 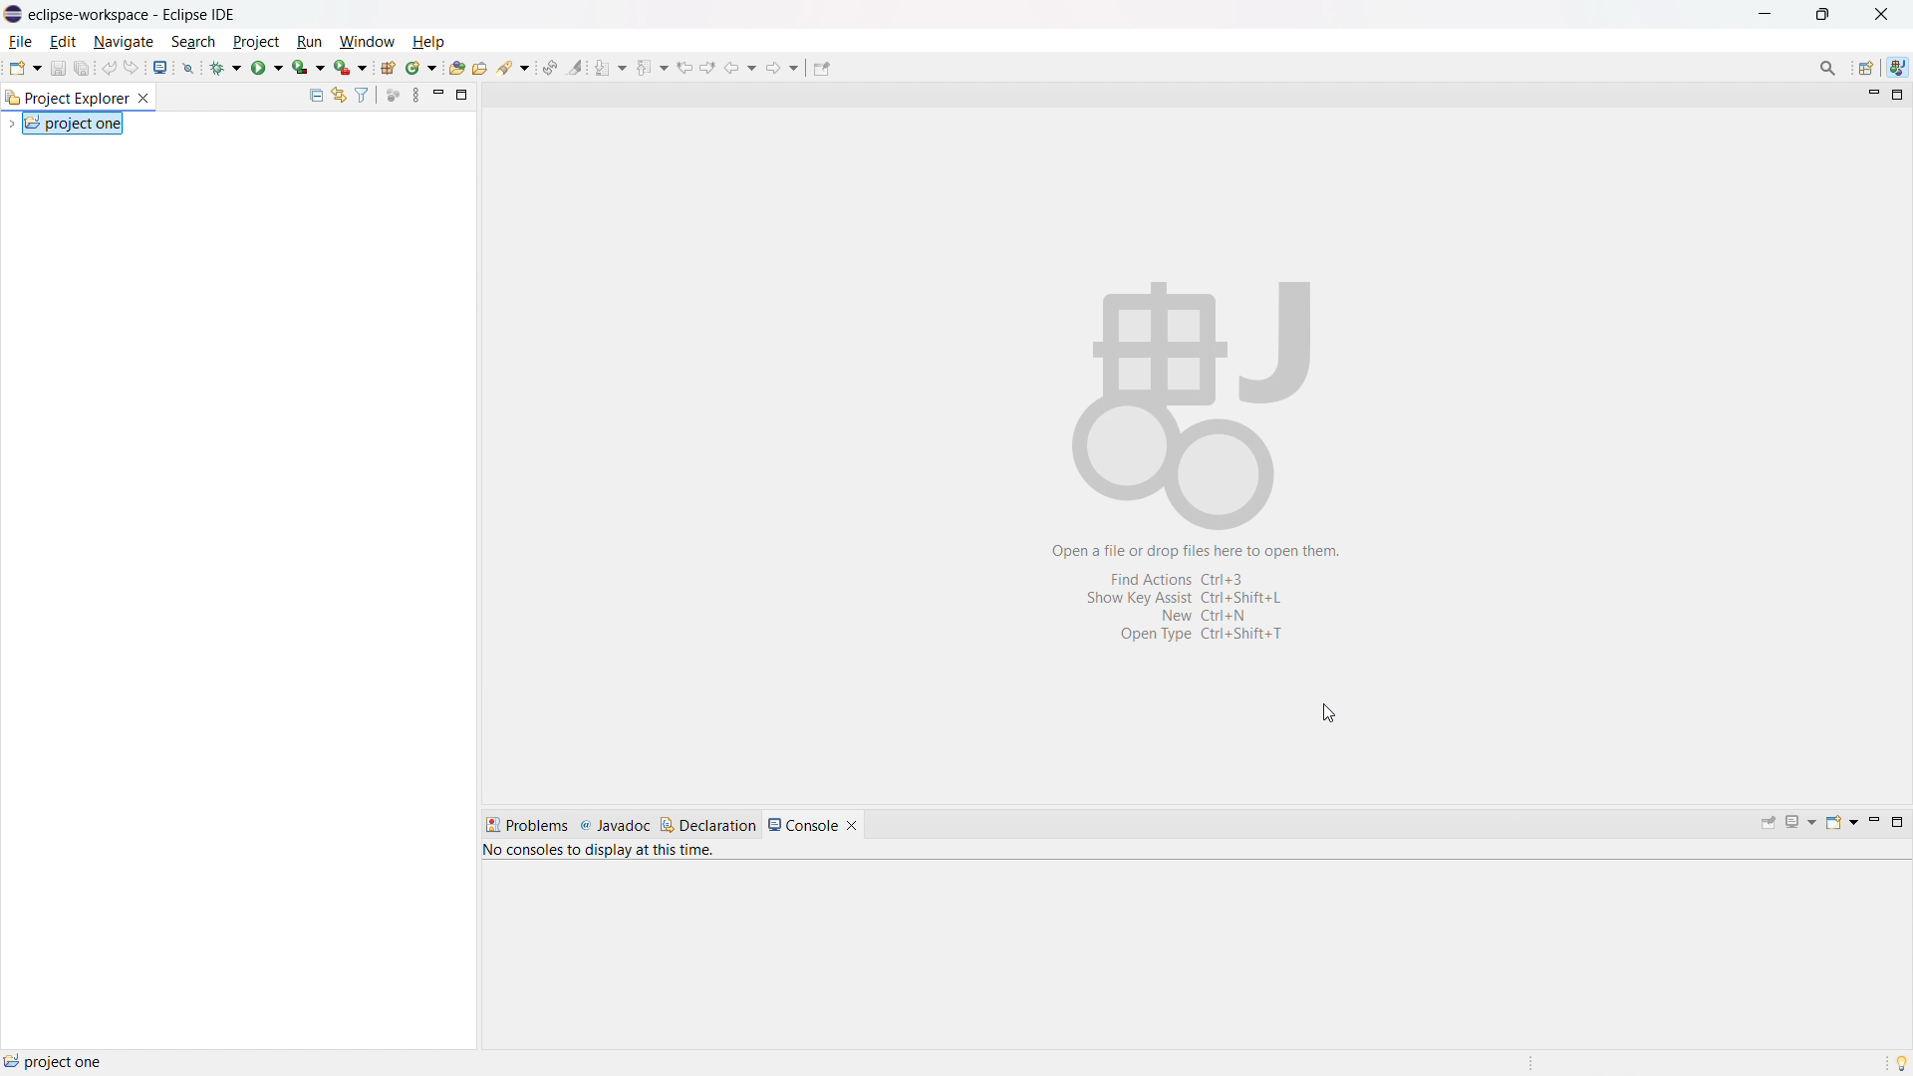 I want to click on java, so click(x=1897, y=68).